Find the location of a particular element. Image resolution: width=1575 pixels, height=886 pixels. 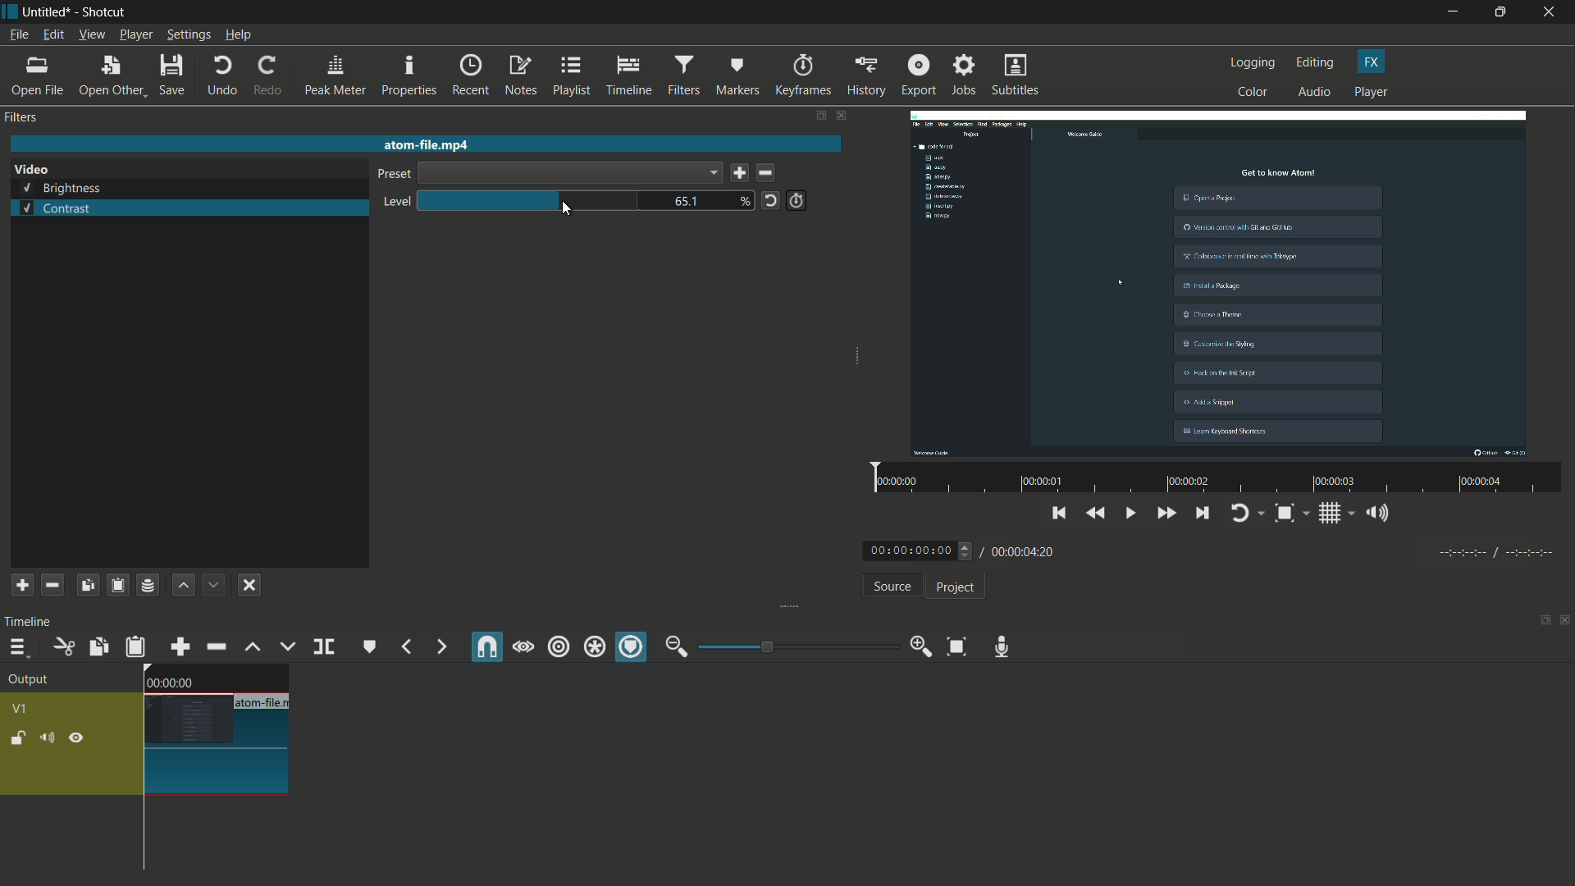

jobs is located at coordinates (964, 75).